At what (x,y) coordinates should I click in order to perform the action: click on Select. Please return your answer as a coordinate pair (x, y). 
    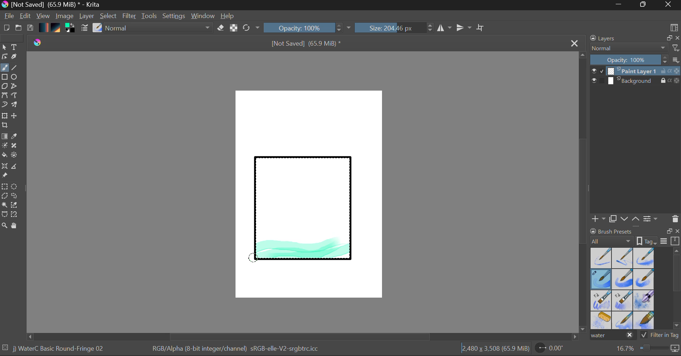
    Looking at the image, I should click on (109, 16).